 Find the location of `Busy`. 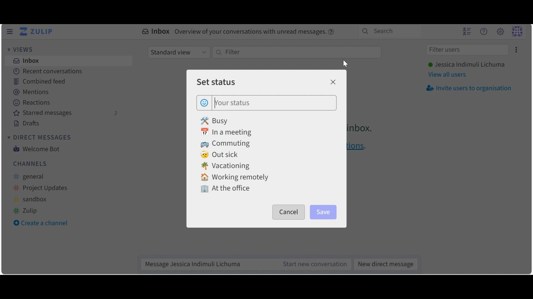

Busy is located at coordinates (215, 120).